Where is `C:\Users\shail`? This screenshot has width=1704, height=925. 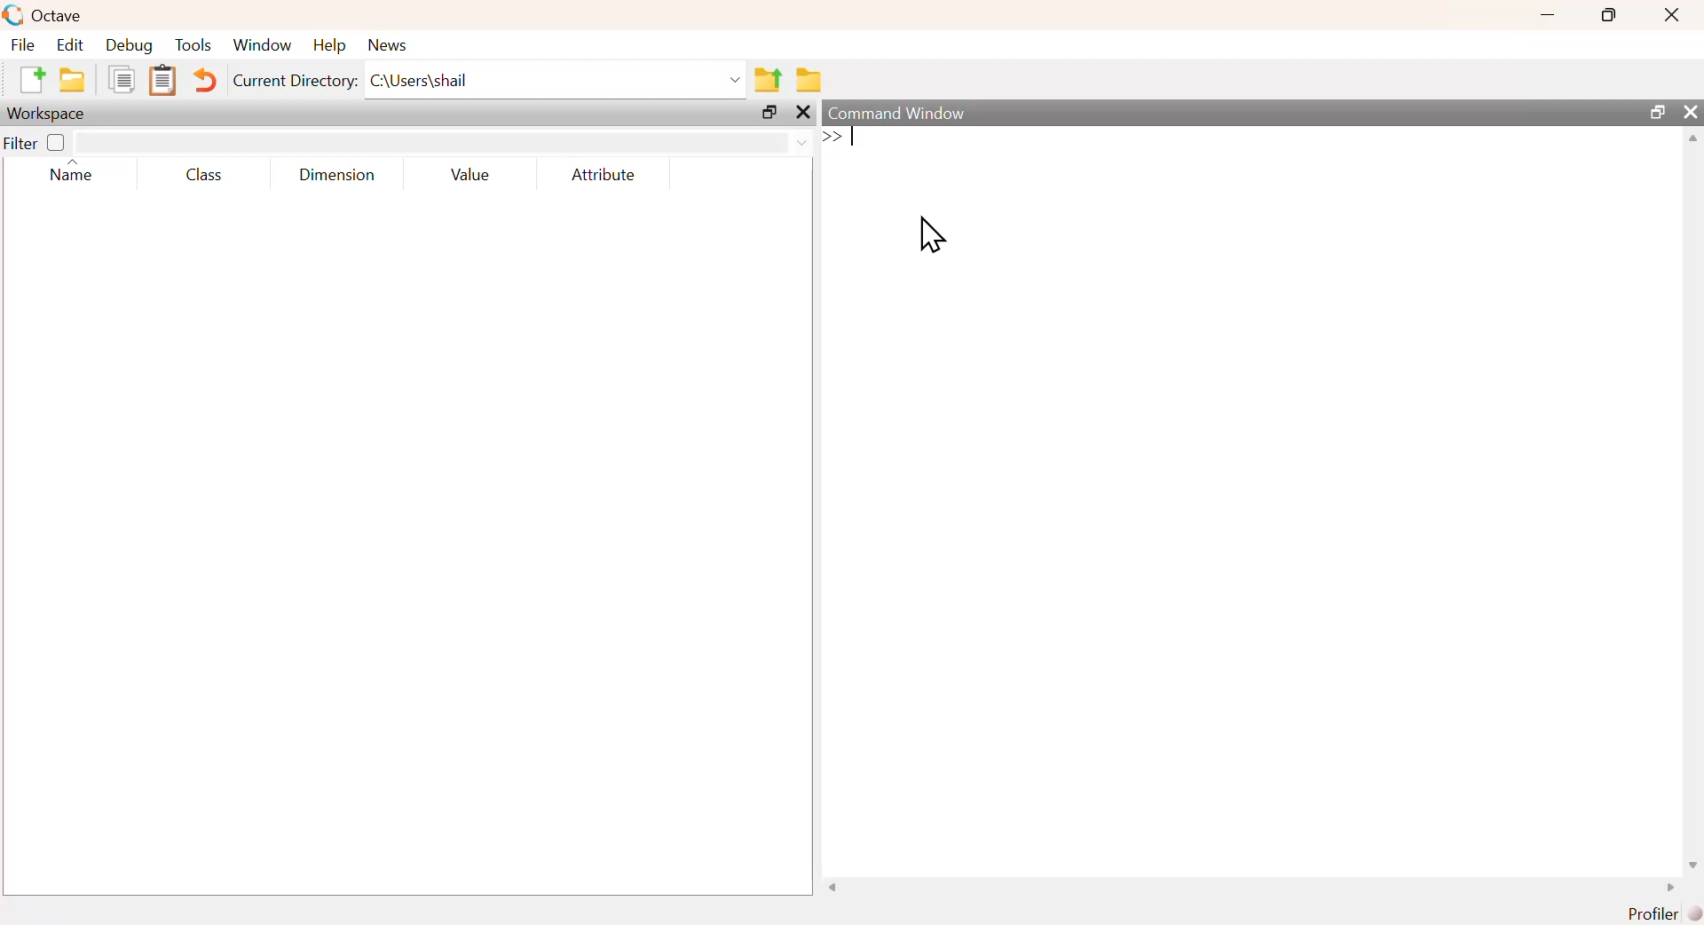 C:\Users\shail is located at coordinates (420, 81).